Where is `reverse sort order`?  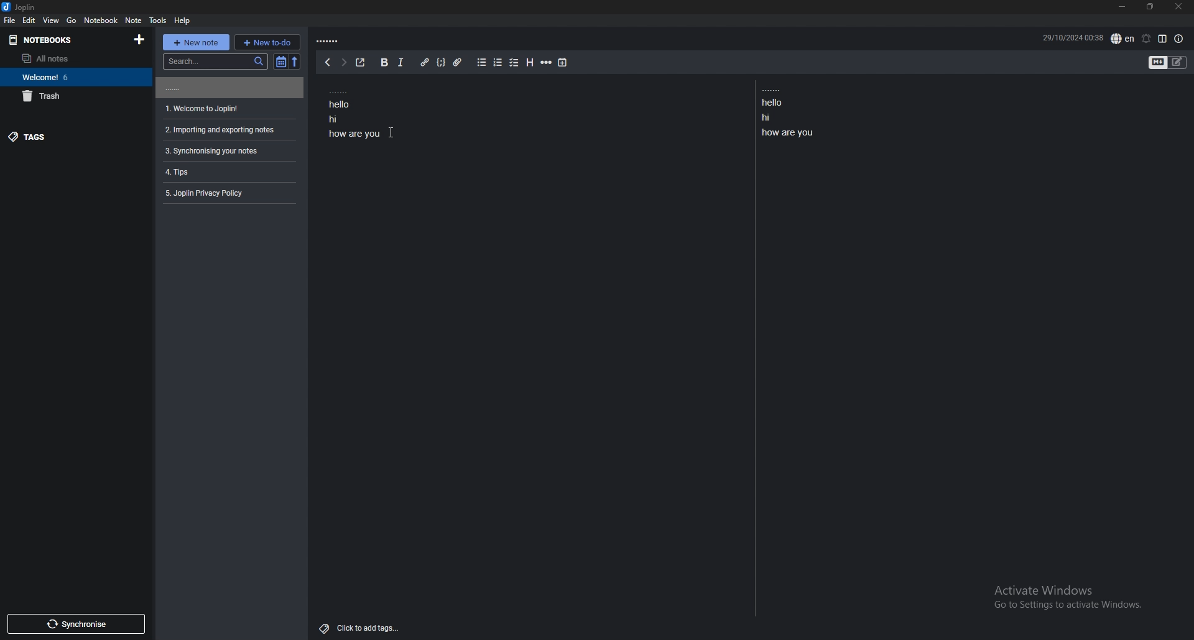 reverse sort order is located at coordinates (296, 62).